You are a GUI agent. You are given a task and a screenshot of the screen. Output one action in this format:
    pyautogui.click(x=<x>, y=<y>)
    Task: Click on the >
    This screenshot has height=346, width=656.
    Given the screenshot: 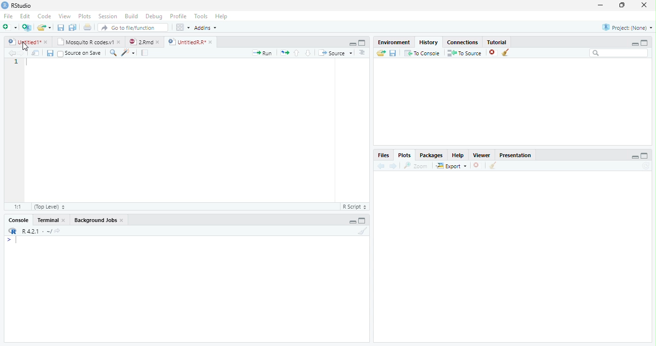 What is the action you would take?
    pyautogui.click(x=12, y=240)
    